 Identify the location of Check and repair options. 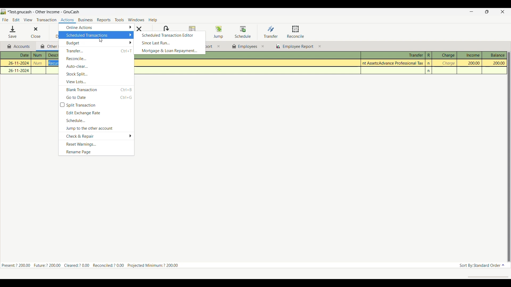
(96, 136).